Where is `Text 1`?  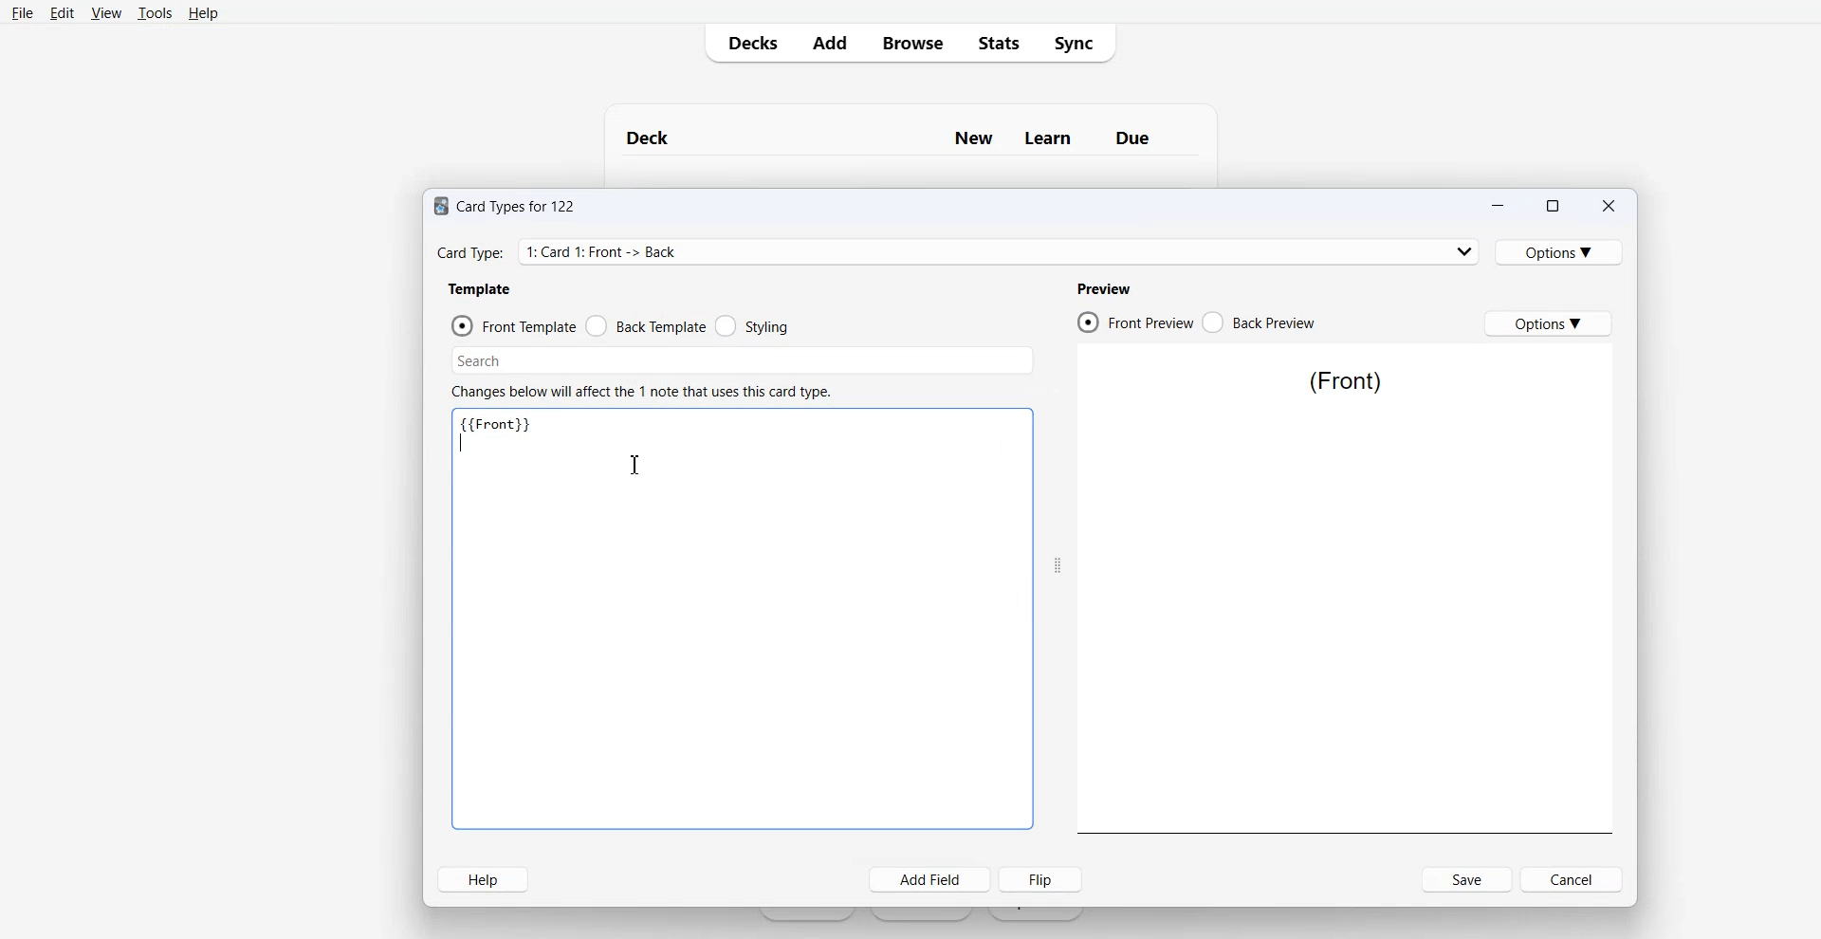 Text 1 is located at coordinates (506, 207).